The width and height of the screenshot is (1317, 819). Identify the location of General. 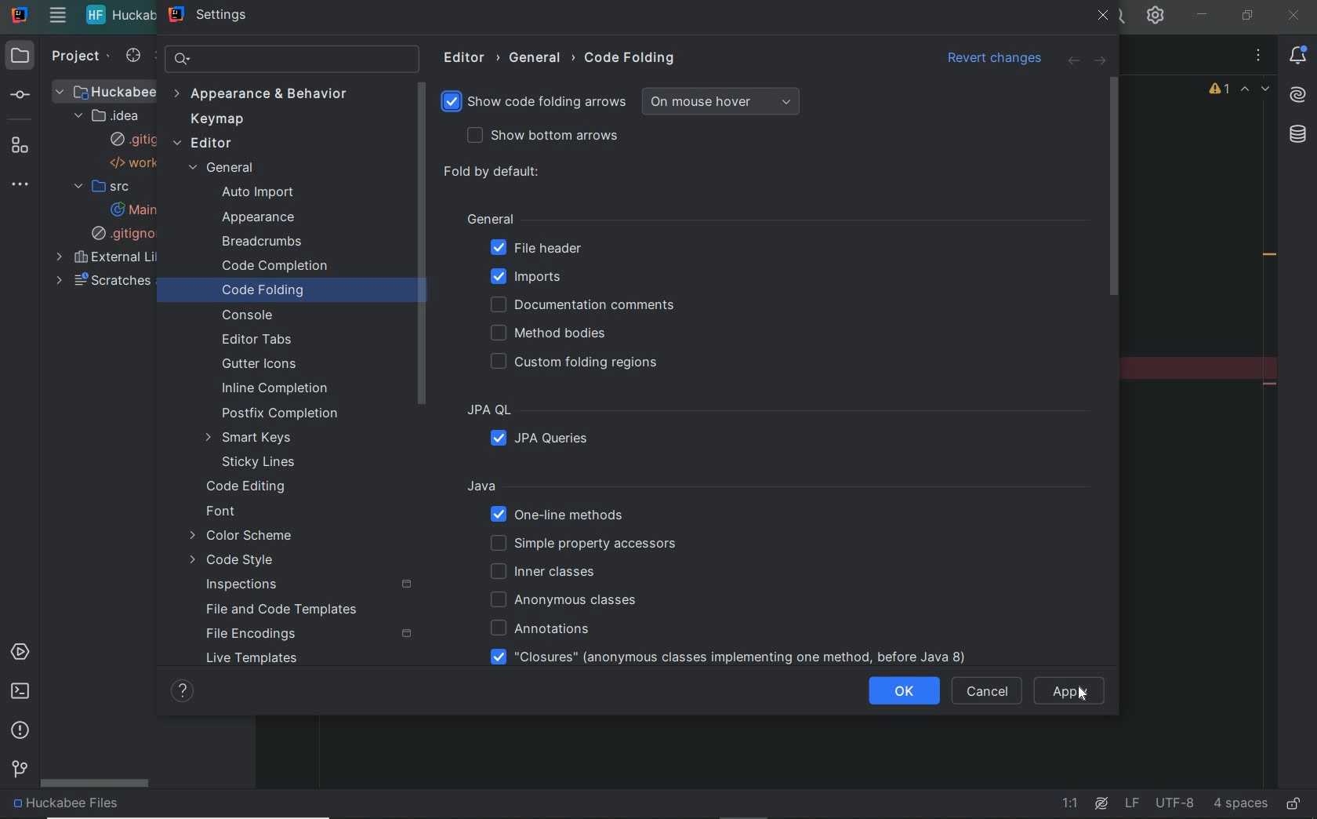
(578, 220).